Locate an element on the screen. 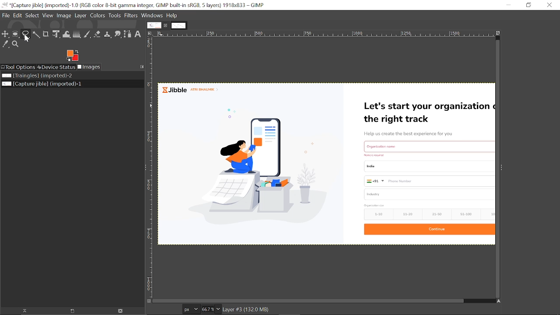  Tools is located at coordinates (115, 16).